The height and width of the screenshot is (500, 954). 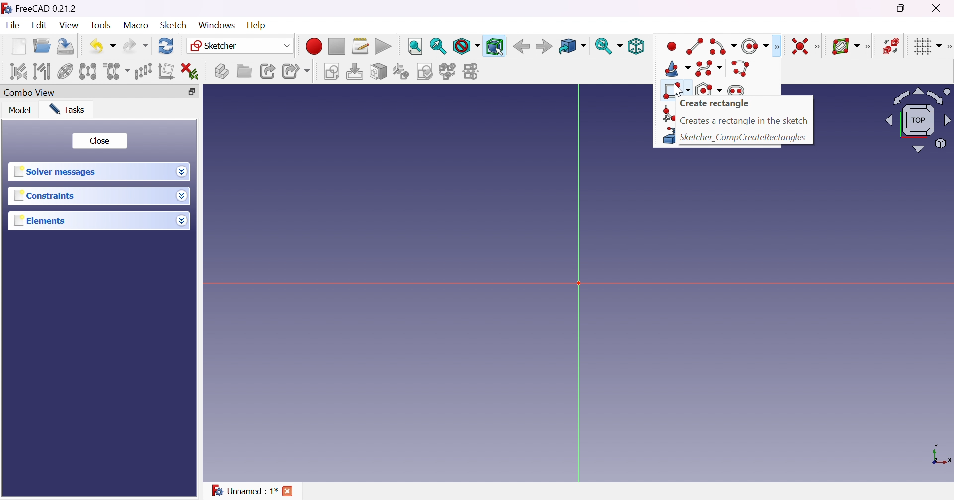 What do you see at coordinates (710, 69) in the screenshot?
I see `Create B-spline` at bounding box center [710, 69].